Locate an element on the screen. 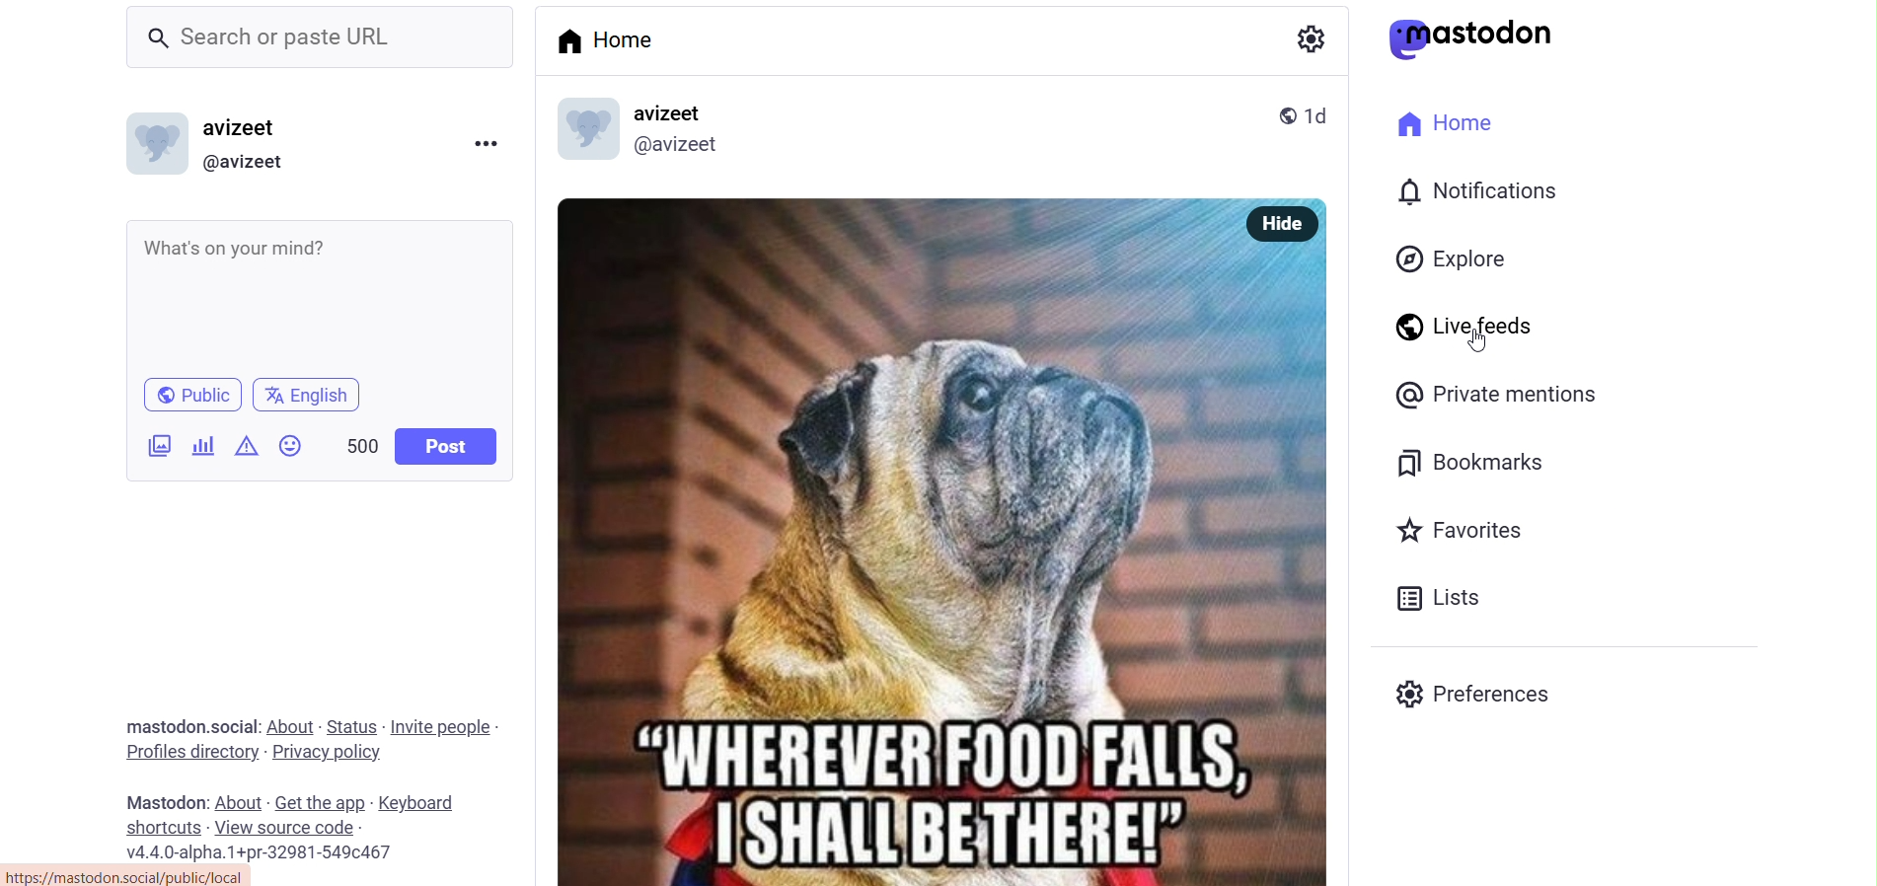 The width and height of the screenshot is (1877, 886). mastodon is located at coordinates (1487, 38).